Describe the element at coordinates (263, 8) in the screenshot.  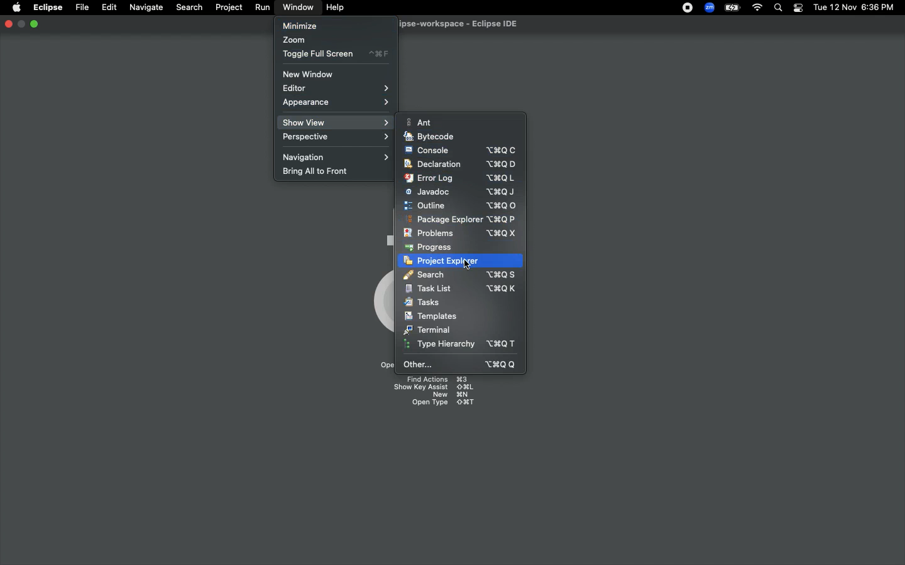
I see `Run` at that location.